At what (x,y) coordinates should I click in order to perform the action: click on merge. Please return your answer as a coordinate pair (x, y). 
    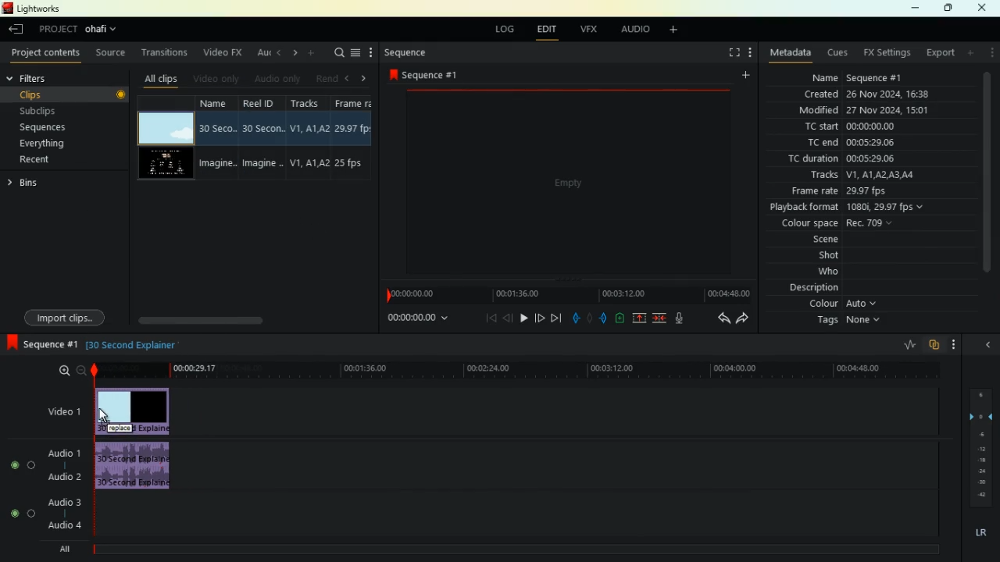
    Looking at the image, I should click on (659, 318).